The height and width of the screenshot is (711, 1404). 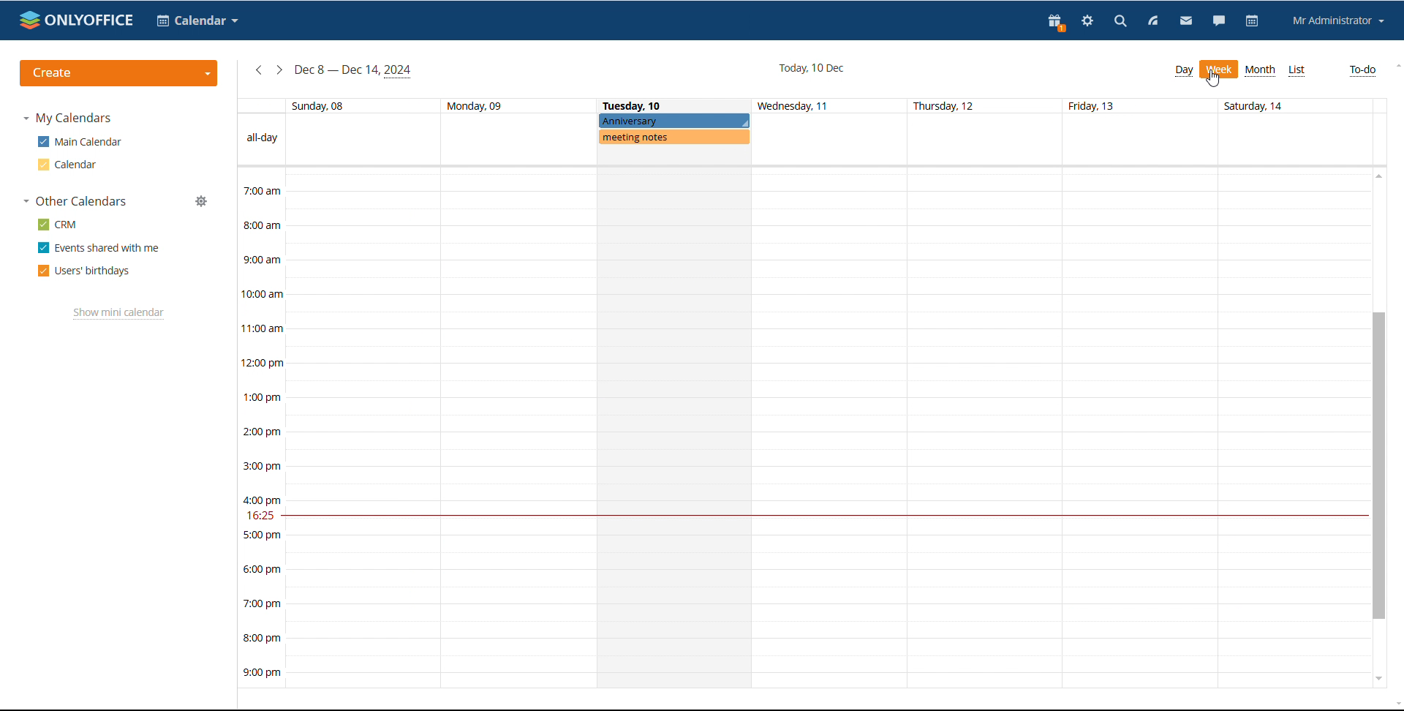 What do you see at coordinates (261, 428) in the screenshot?
I see `timeline` at bounding box center [261, 428].